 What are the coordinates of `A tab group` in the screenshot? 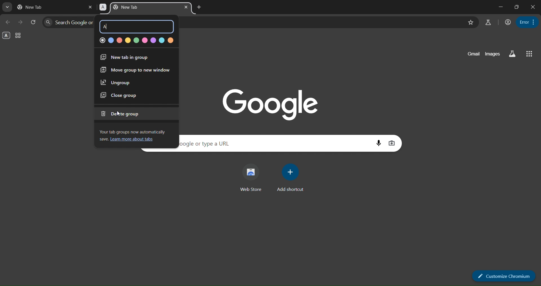 It's located at (6, 35).